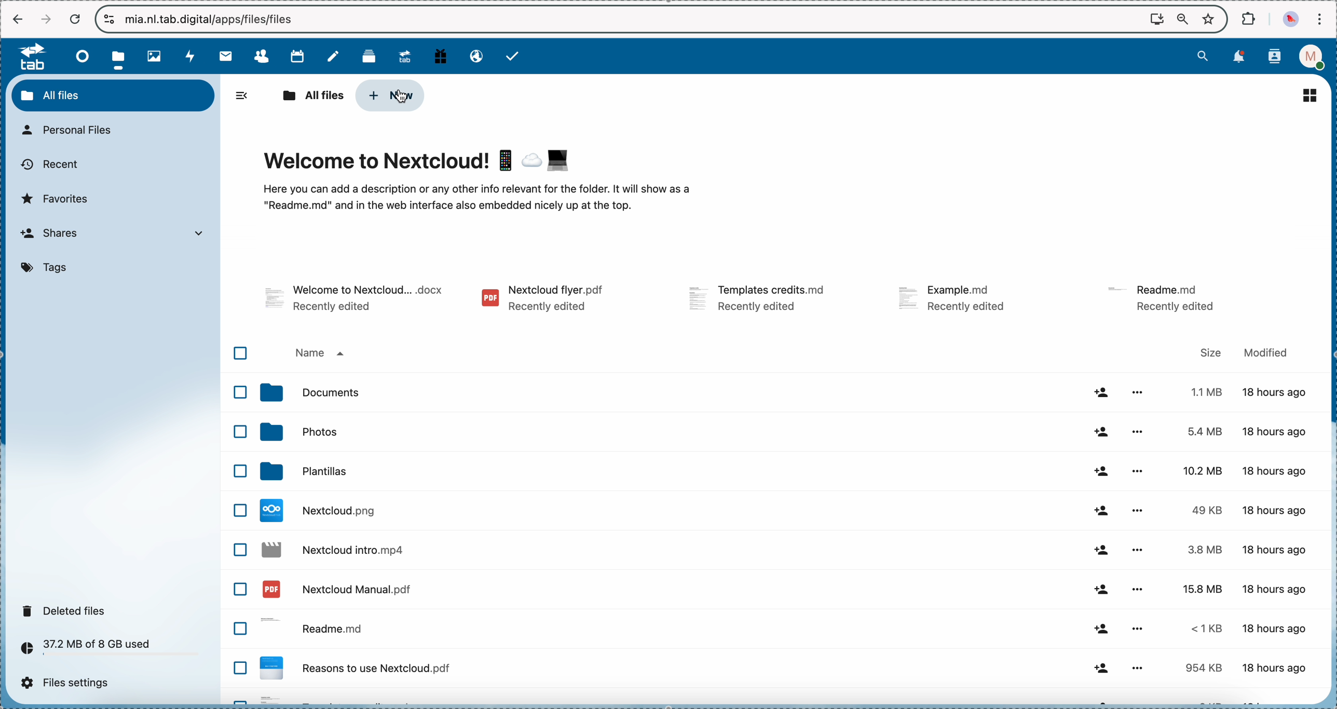 Image resolution: width=1337 pixels, height=709 pixels. I want to click on favorites, so click(1210, 18).